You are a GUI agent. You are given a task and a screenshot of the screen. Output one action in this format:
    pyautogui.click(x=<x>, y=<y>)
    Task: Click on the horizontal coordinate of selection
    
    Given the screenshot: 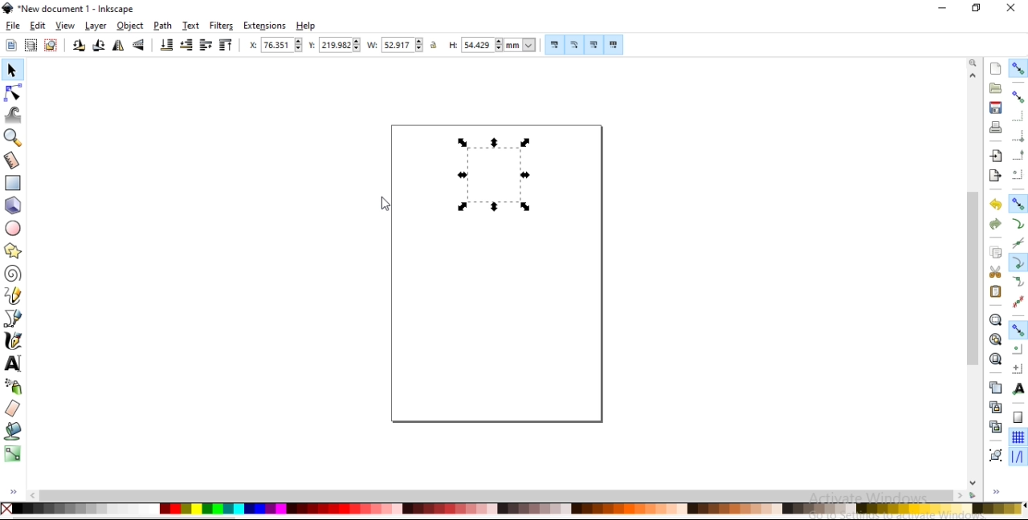 What is the action you would take?
    pyautogui.click(x=275, y=46)
    